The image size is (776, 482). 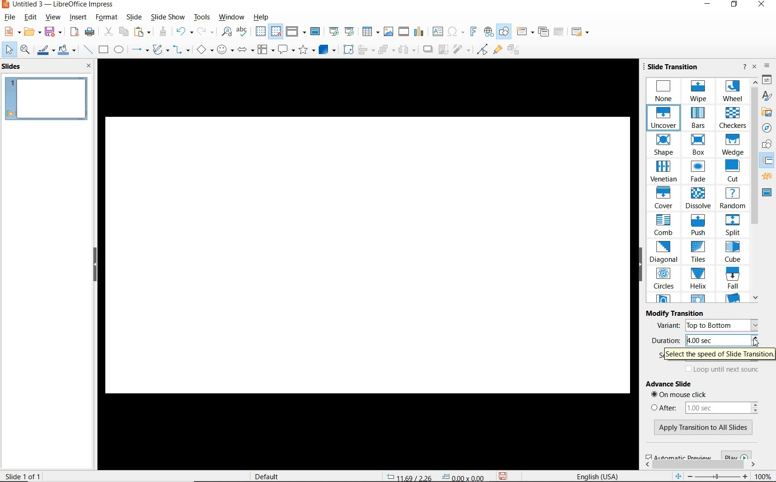 What do you see at coordinates (306, 50) in the screenshot?
I see `STARS AND BANNERS` at bounding box center [306, 50].